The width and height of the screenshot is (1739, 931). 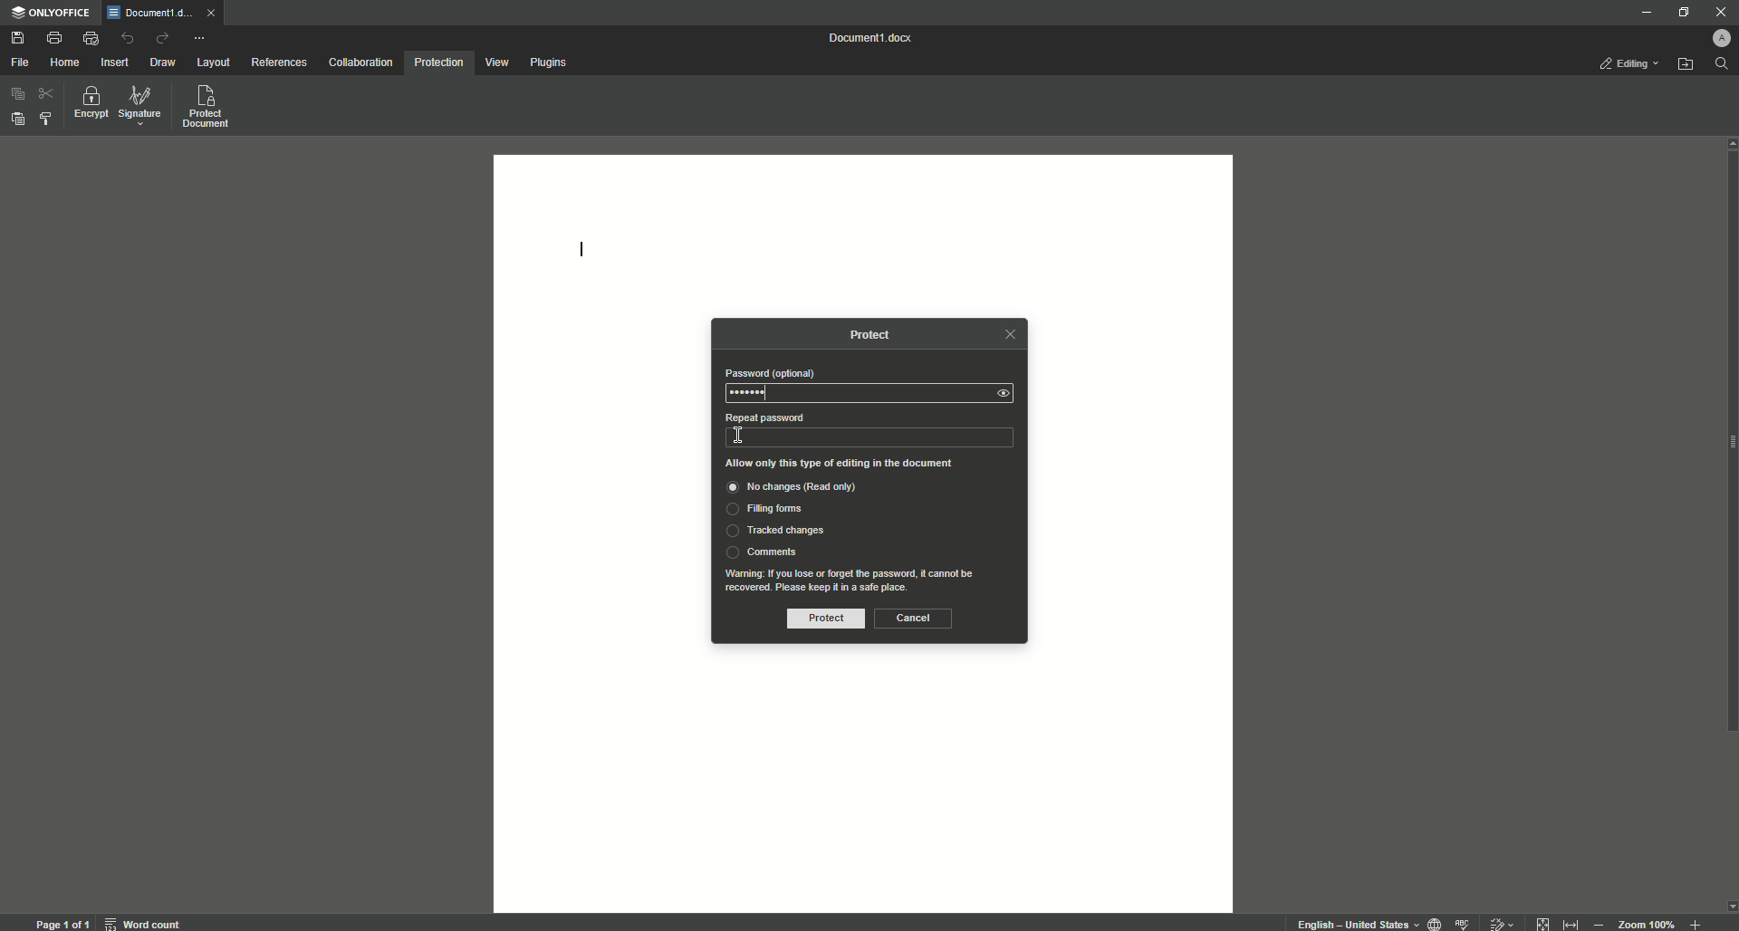 I want to click on Text line, so click(x=581, y=253).